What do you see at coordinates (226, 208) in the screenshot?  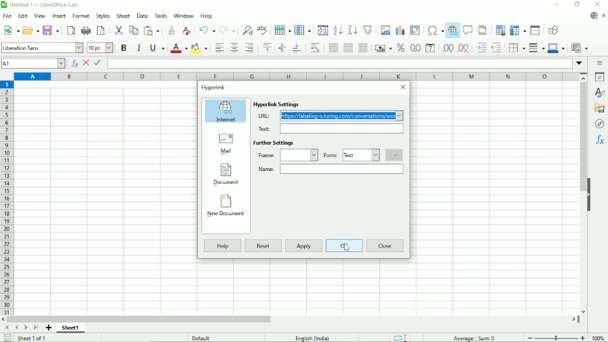 I see `New document` at bounding box center [226, 208].